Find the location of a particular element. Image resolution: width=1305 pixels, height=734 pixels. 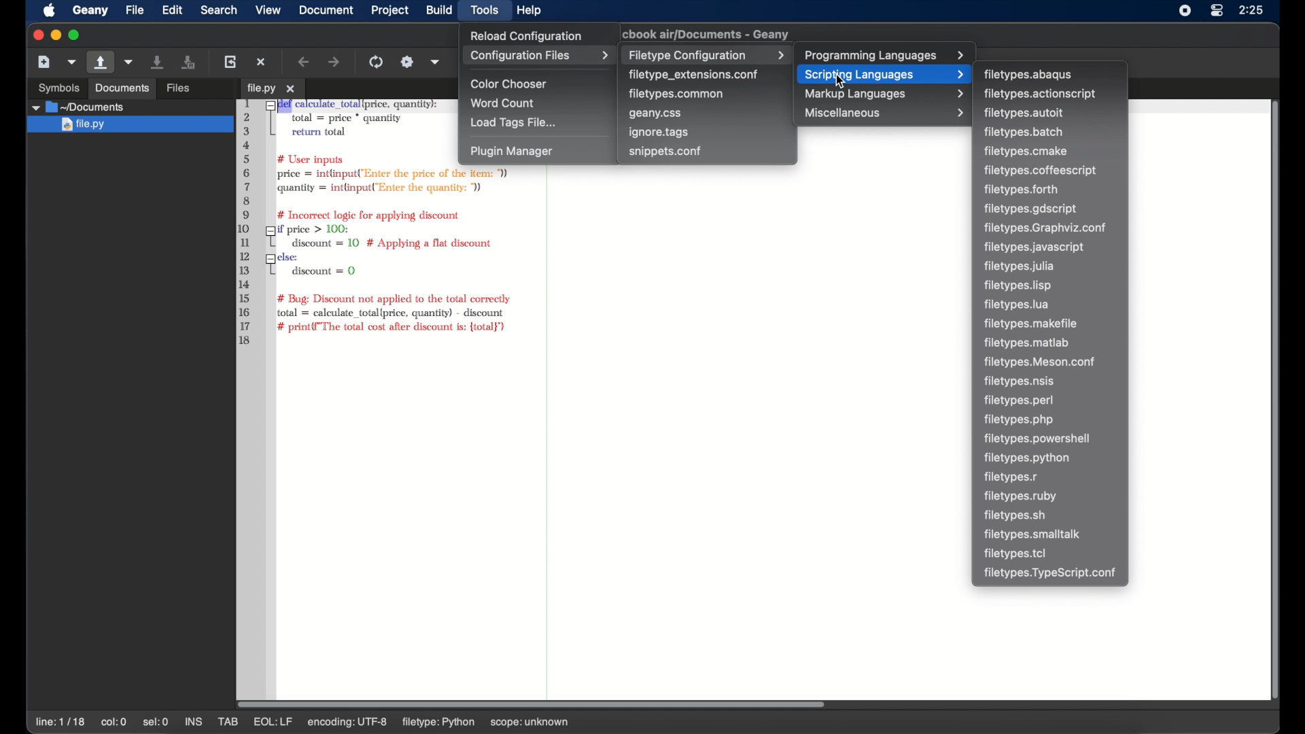

create new is located at coordinates (44, 61).